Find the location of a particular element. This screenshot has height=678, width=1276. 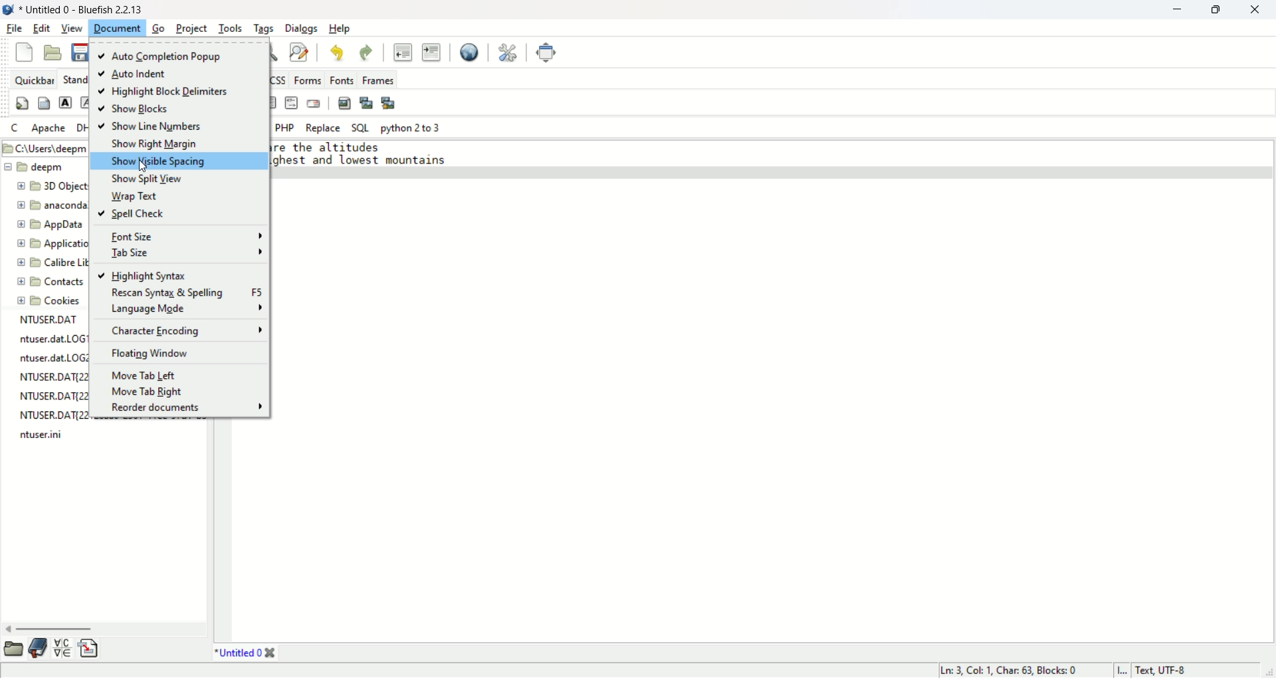

edit preferences is located at coordinates (506, 51).